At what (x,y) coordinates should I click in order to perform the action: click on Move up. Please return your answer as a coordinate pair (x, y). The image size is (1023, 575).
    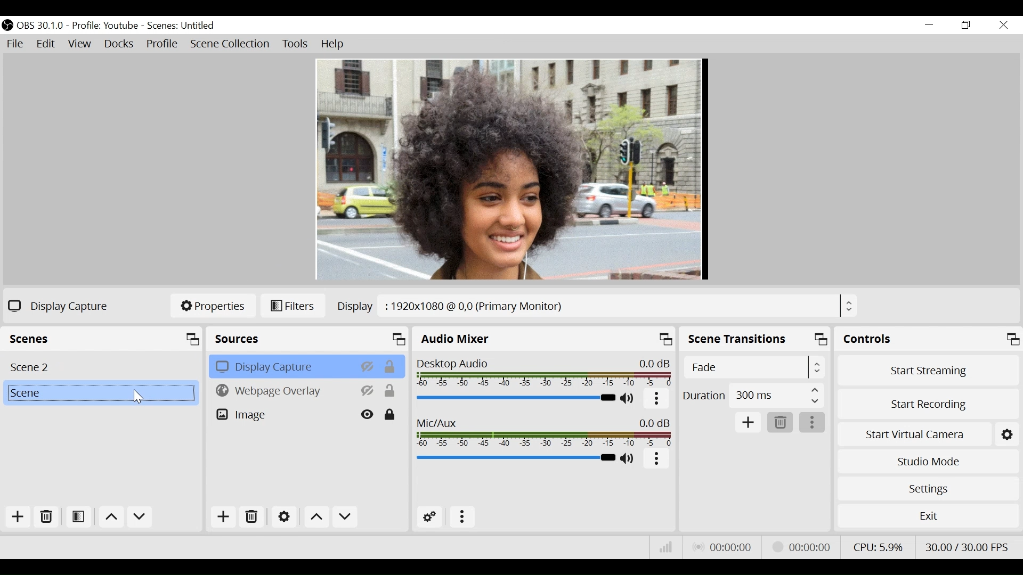
    Looking at the image, I should click on (110, 518).